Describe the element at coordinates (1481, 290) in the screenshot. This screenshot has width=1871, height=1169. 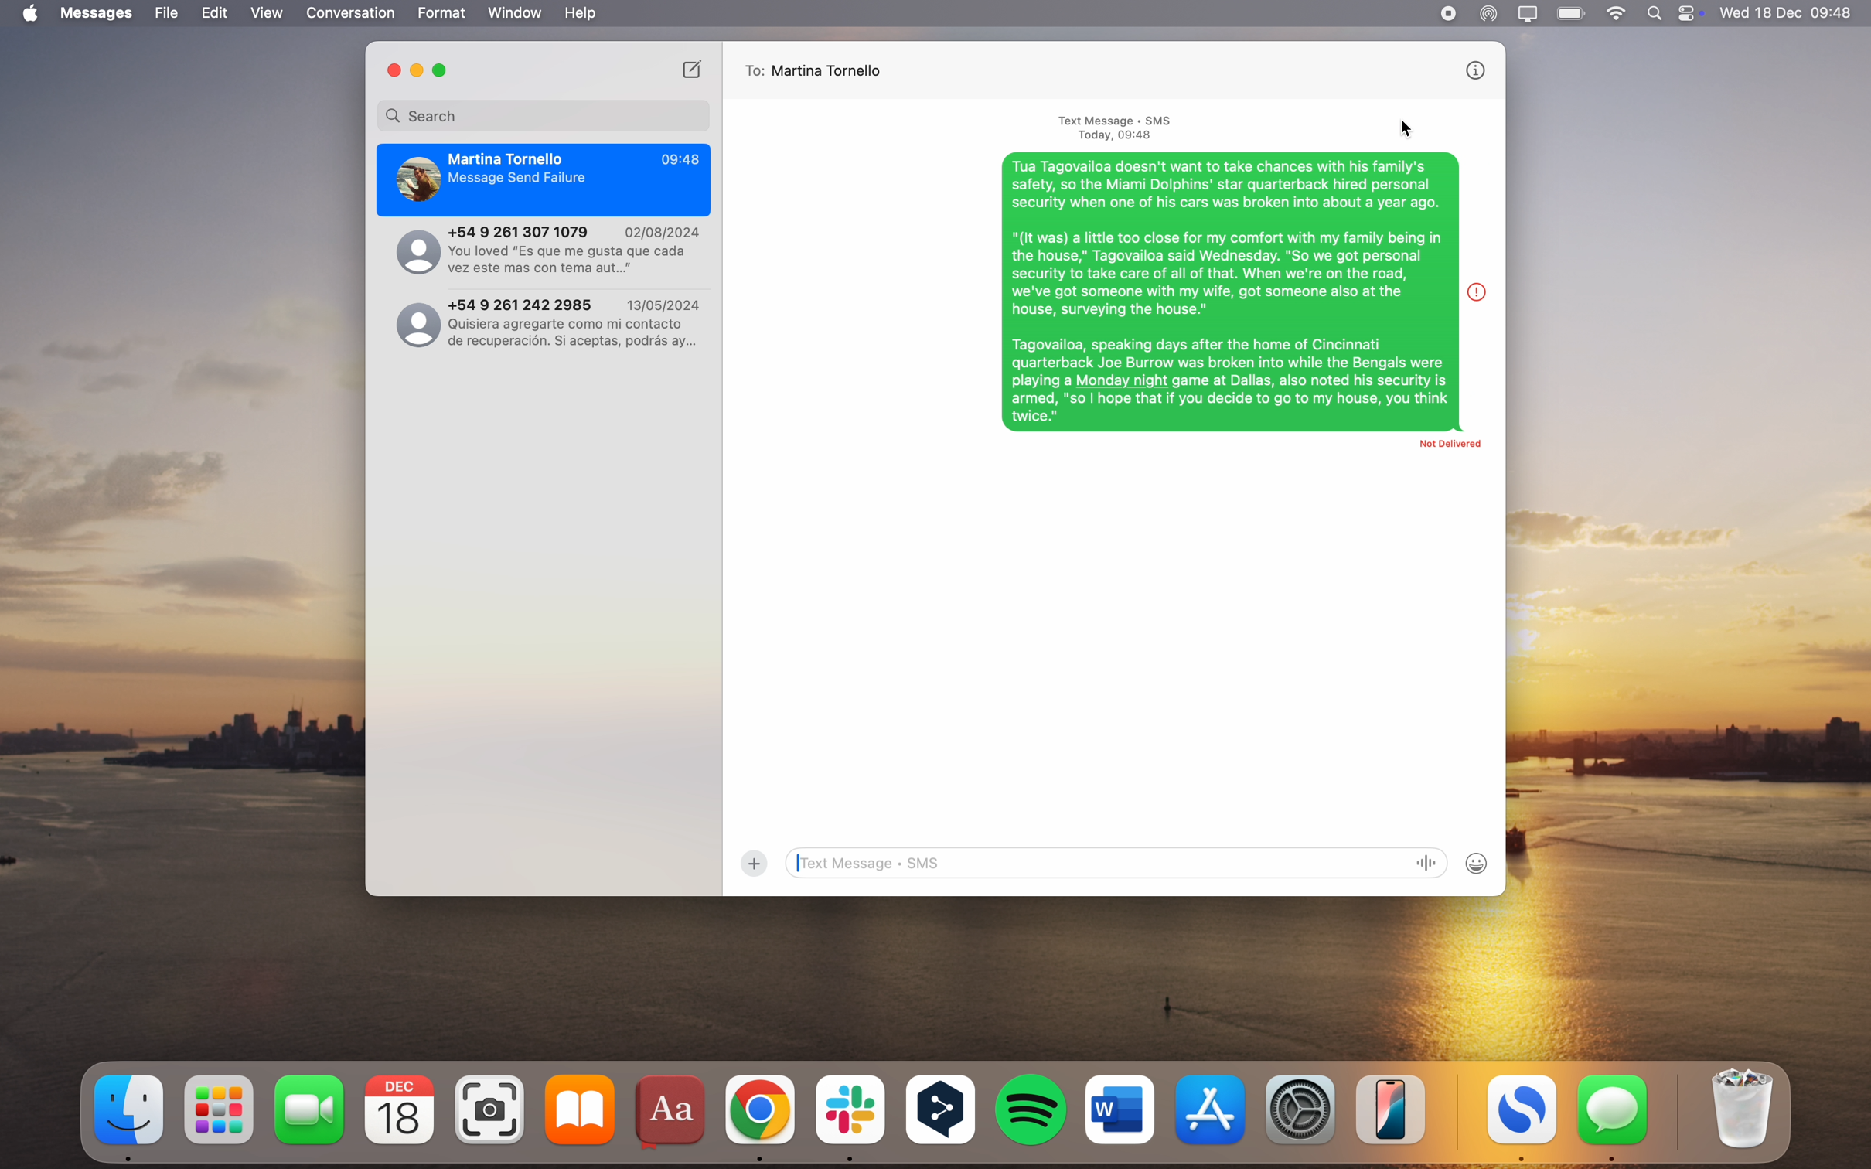
I see `message info` at that location.